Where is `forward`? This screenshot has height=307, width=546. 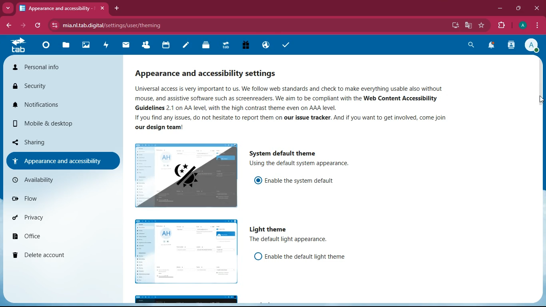
forward is located at coordinates (22, 25).